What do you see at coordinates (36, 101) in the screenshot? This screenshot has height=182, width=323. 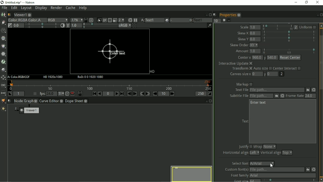 I see `close` at bounding box center [36, 101].